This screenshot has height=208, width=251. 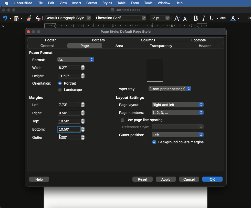 I want to click on More, so click(x=249, y=18).